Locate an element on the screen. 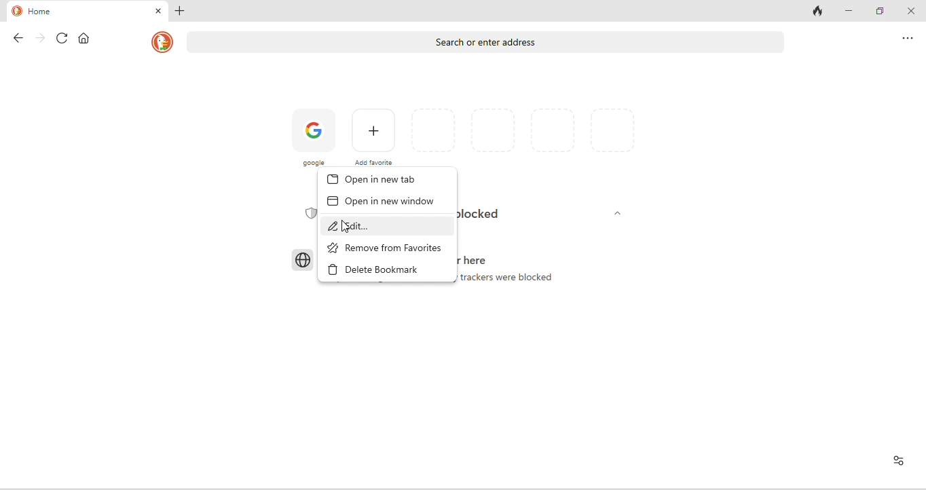  option is located at coordinates (907, 41).